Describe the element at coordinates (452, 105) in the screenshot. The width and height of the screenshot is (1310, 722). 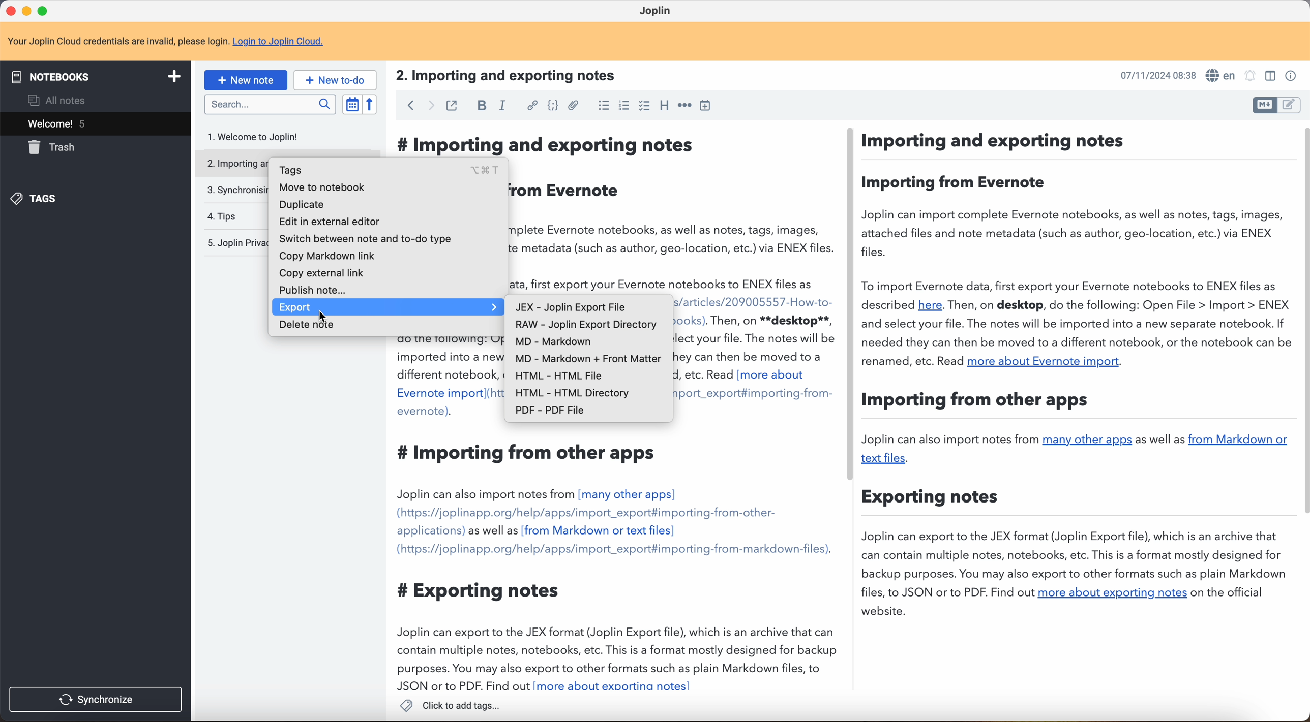
I see `toggle external editing` at that location.